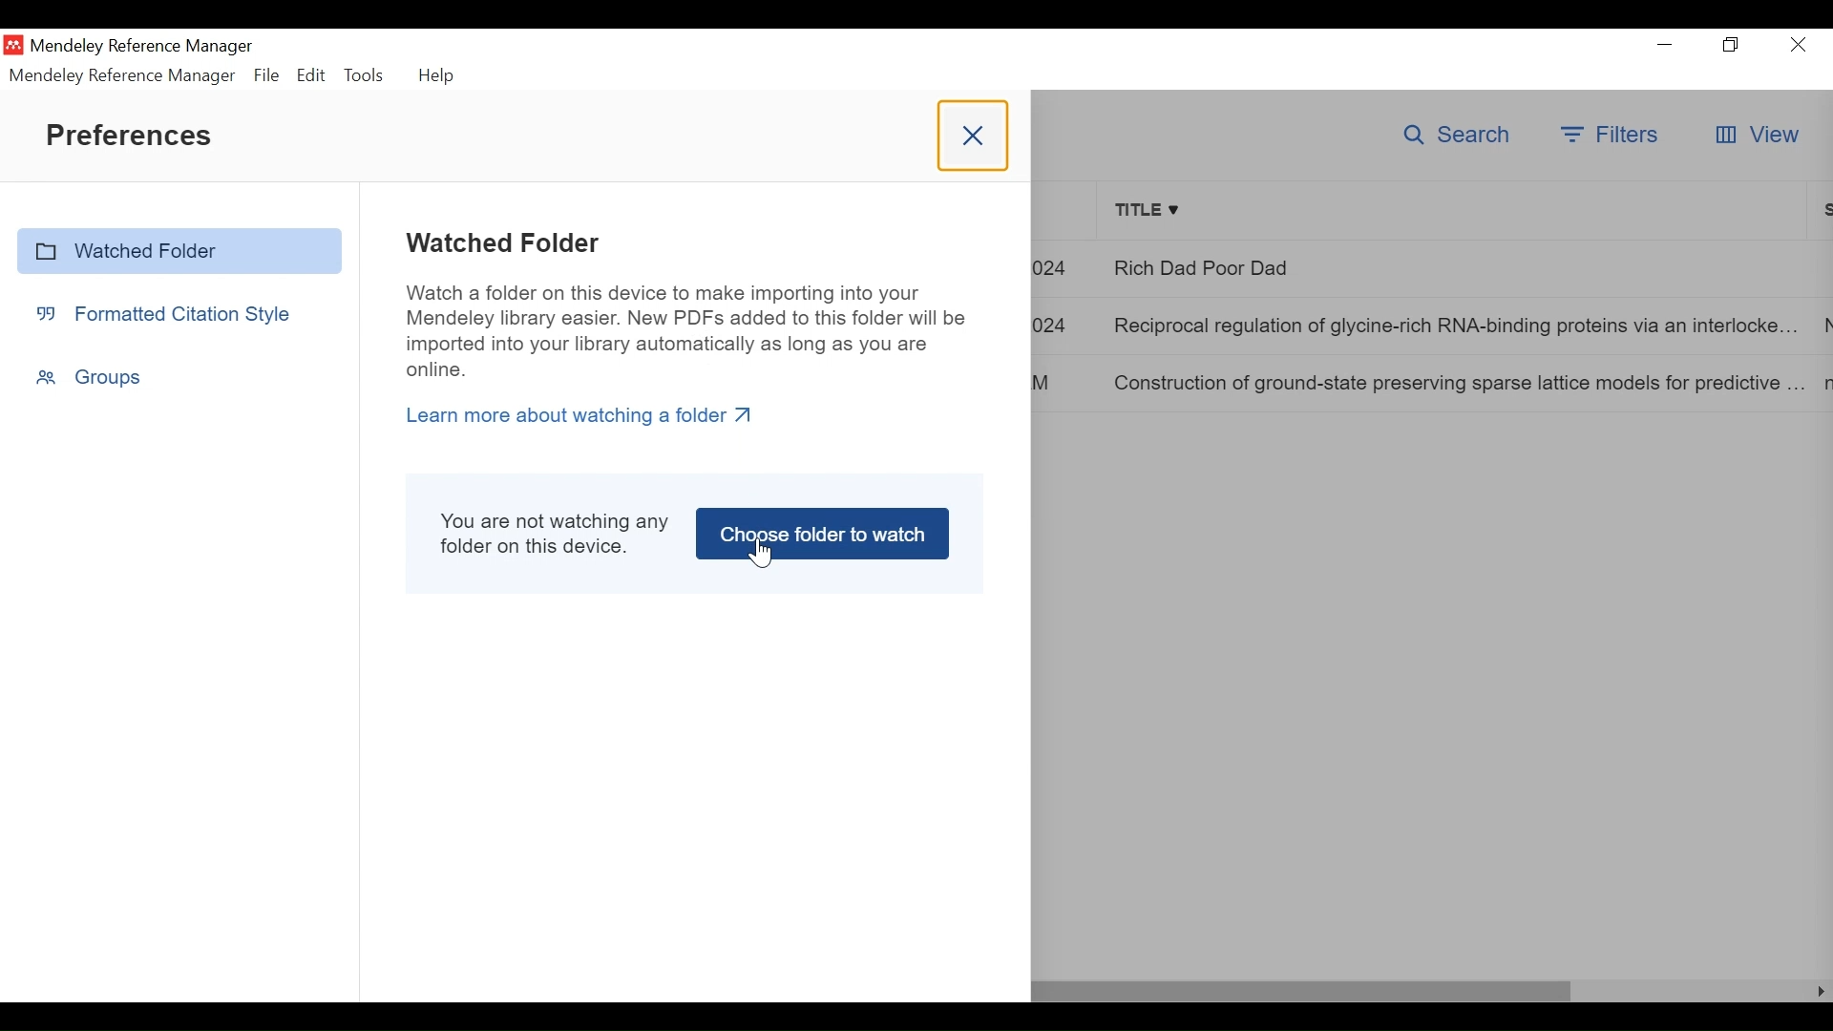 The image size is (1833, 1031). I want to click on Reciprocal regulation of glycine-rich RNA-binding proteins via an interlocke..., so click(1451, 326).